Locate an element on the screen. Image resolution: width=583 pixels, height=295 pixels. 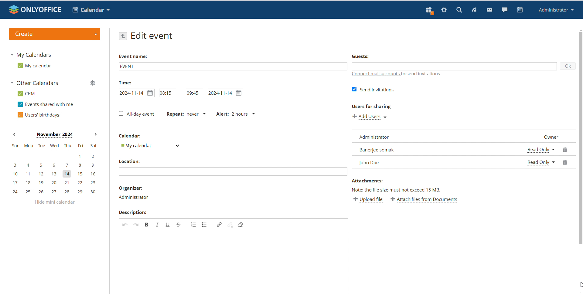
undo is located at coordinates (125, 224).